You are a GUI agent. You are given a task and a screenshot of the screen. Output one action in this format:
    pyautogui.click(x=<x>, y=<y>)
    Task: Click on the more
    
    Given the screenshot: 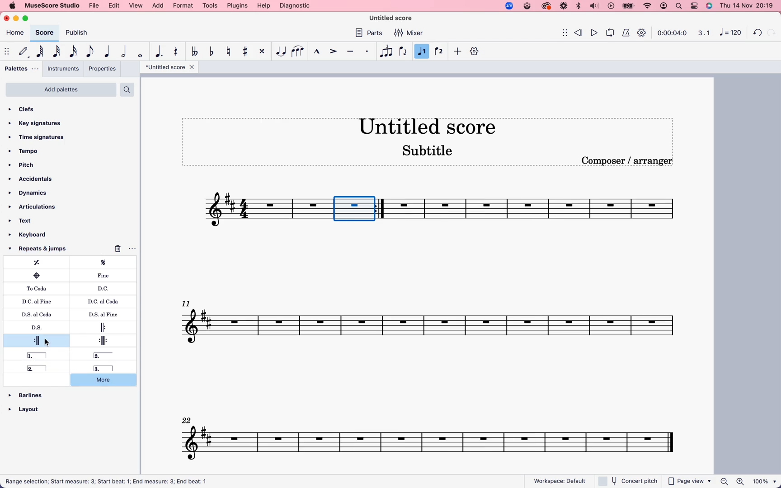 What is the action you would take?
    pyautogui.click(x=108, y=381)
    